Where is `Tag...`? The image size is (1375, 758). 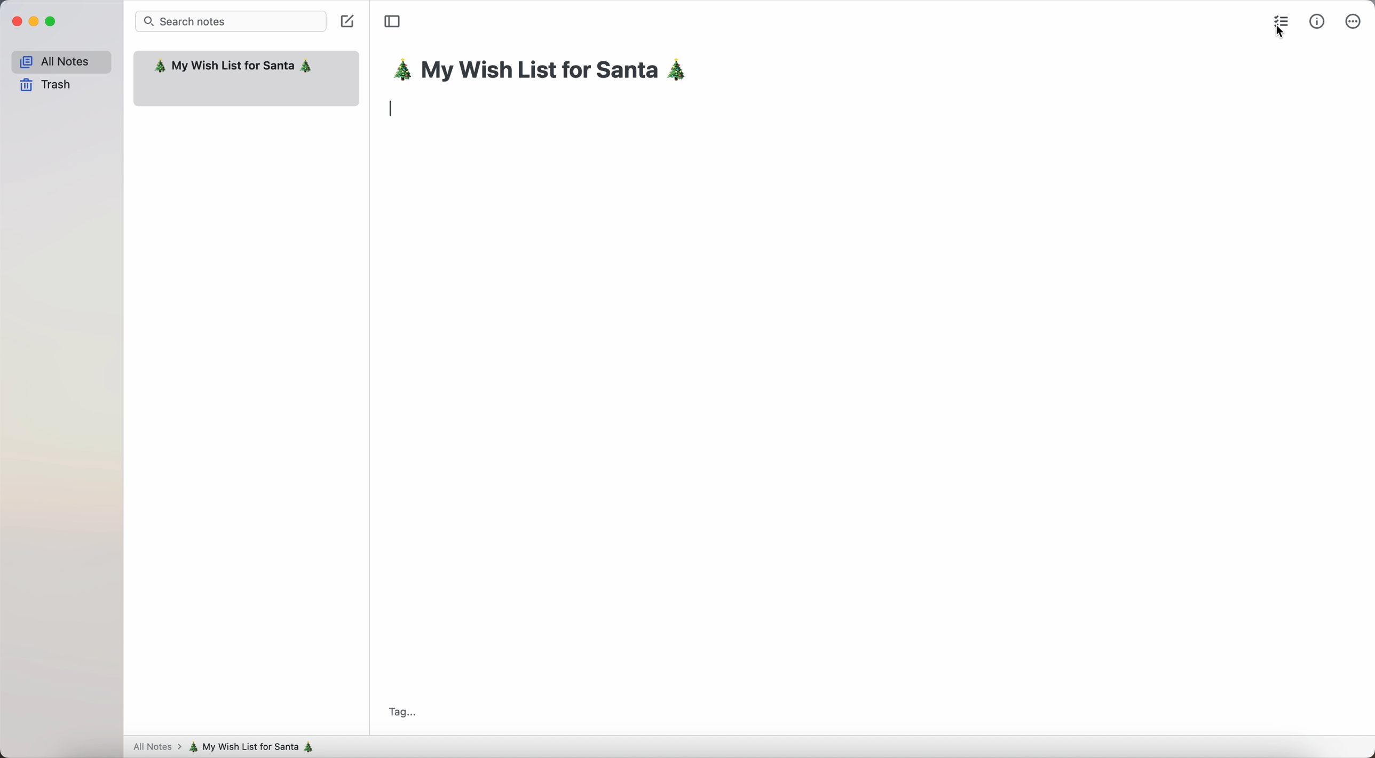 Tag... is located at coordinates (401, 713).